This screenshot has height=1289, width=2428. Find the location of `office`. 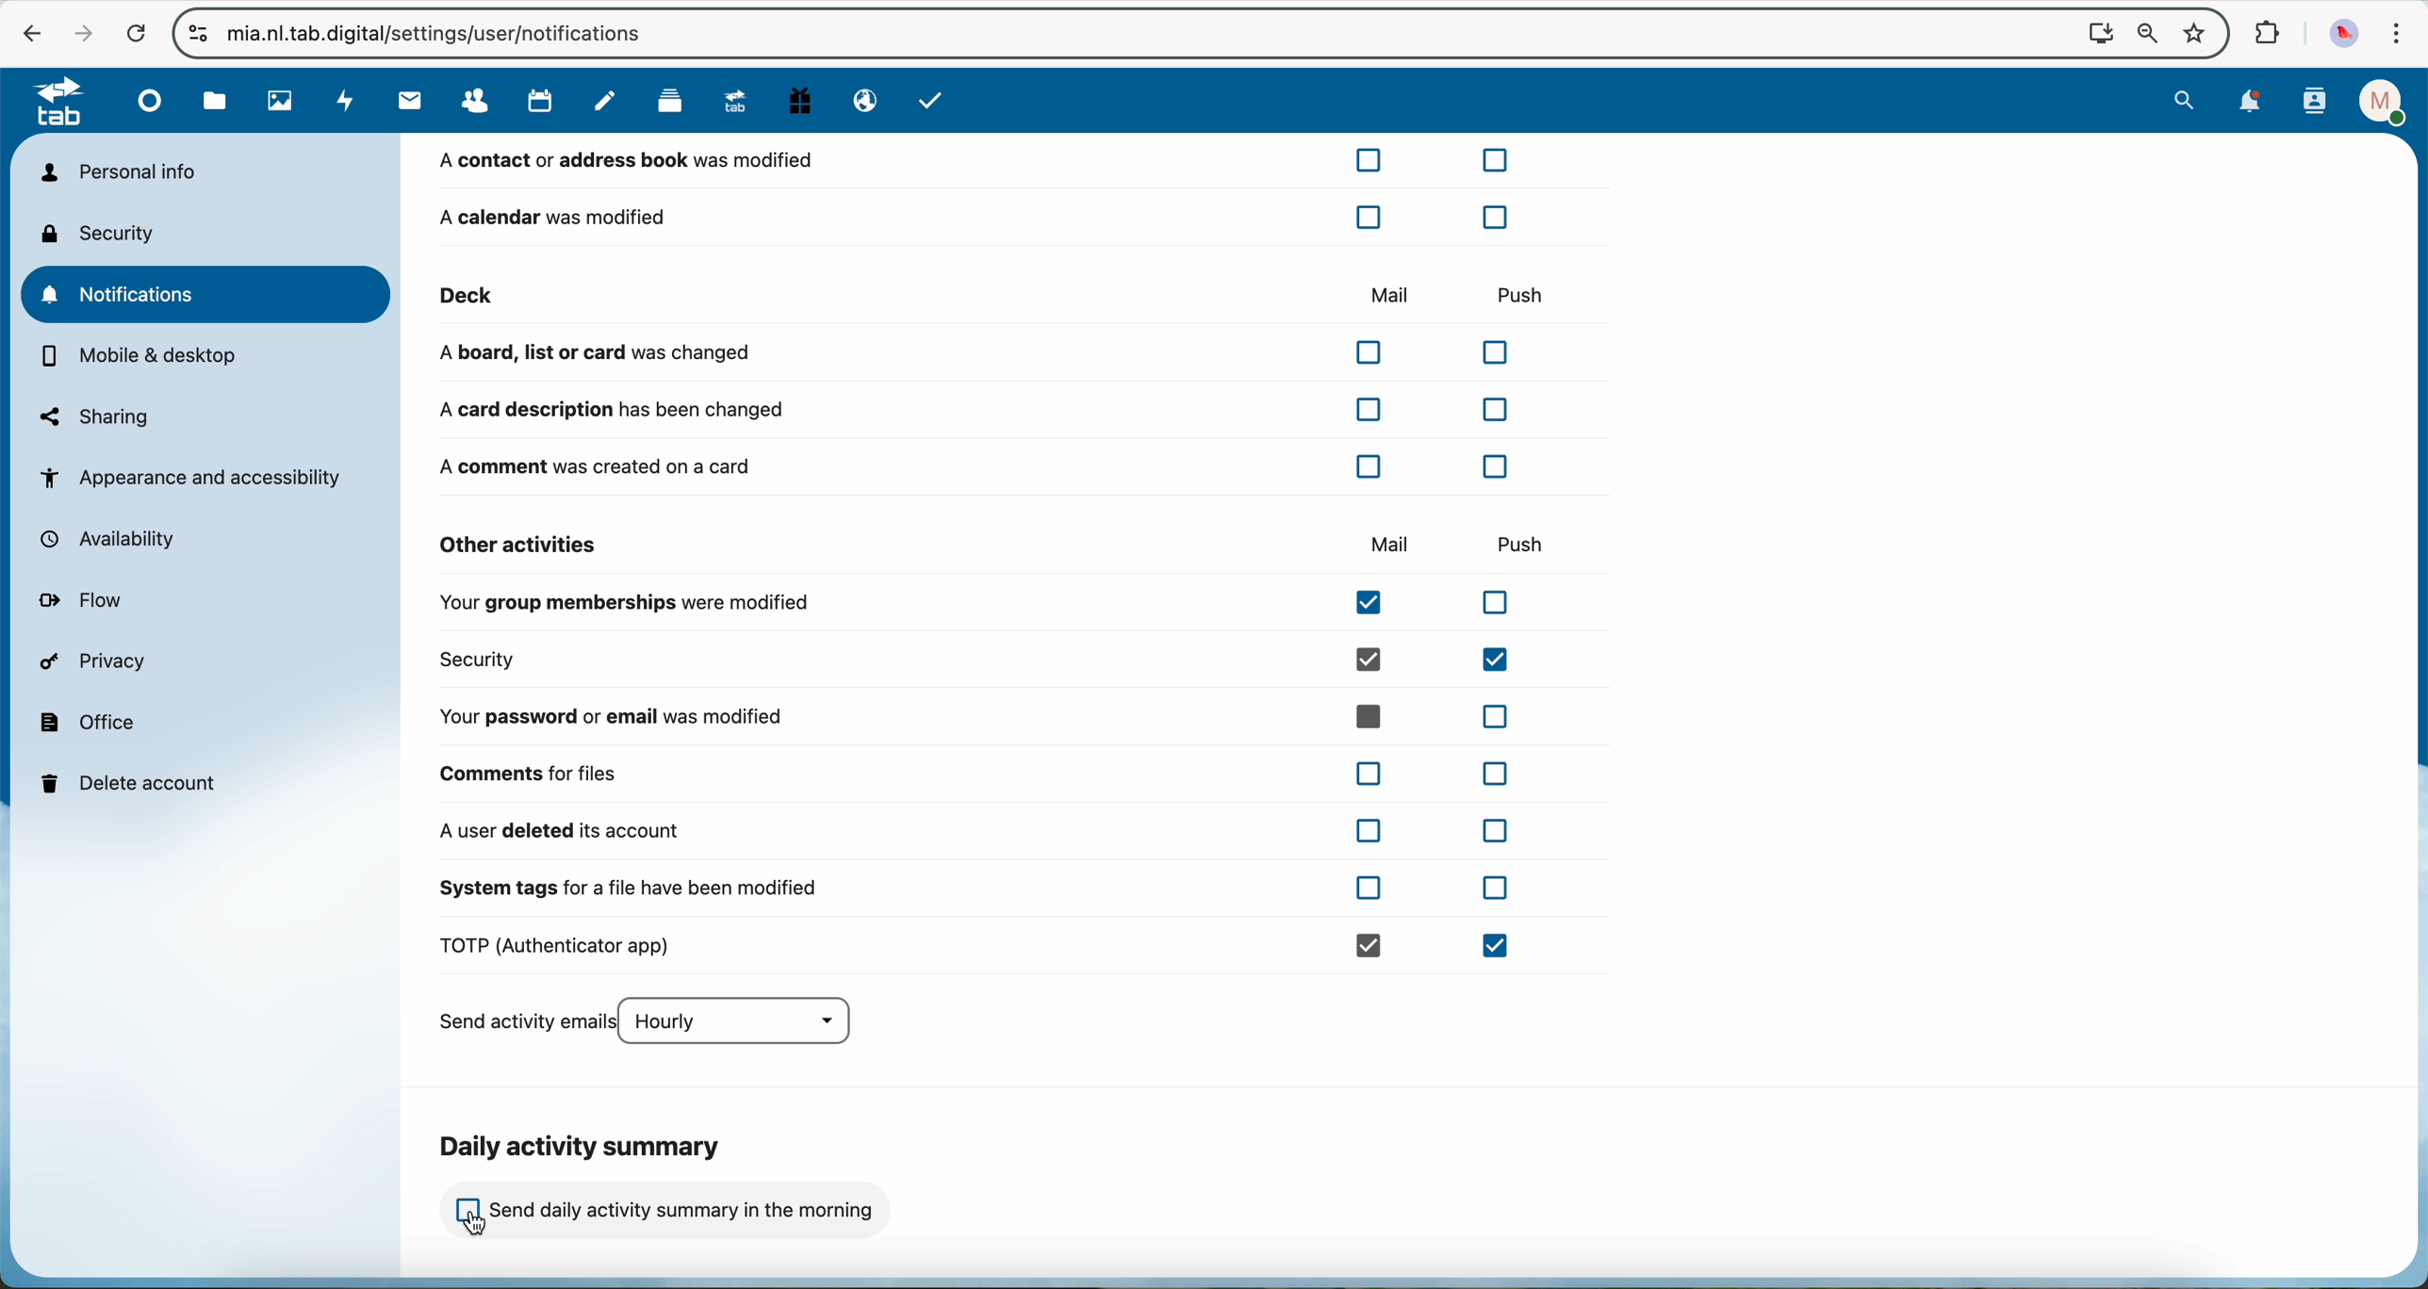

office is located at coordinates (90, 721).